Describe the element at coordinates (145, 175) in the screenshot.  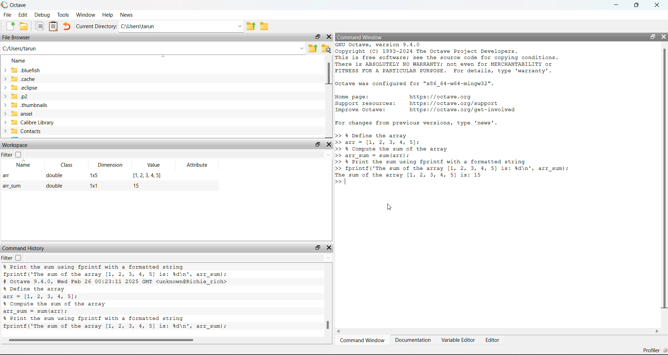
I see `1,23,4,5` at that location.